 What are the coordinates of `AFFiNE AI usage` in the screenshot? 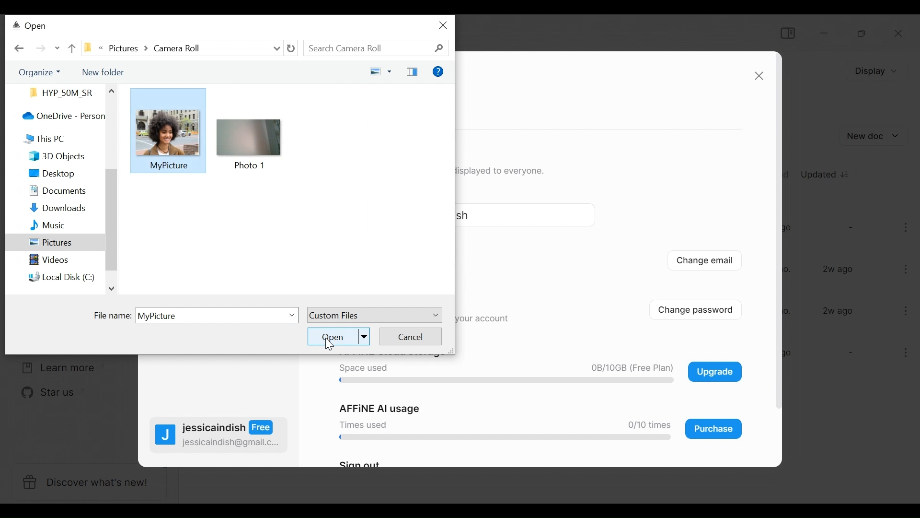 It's located at (381, 409).